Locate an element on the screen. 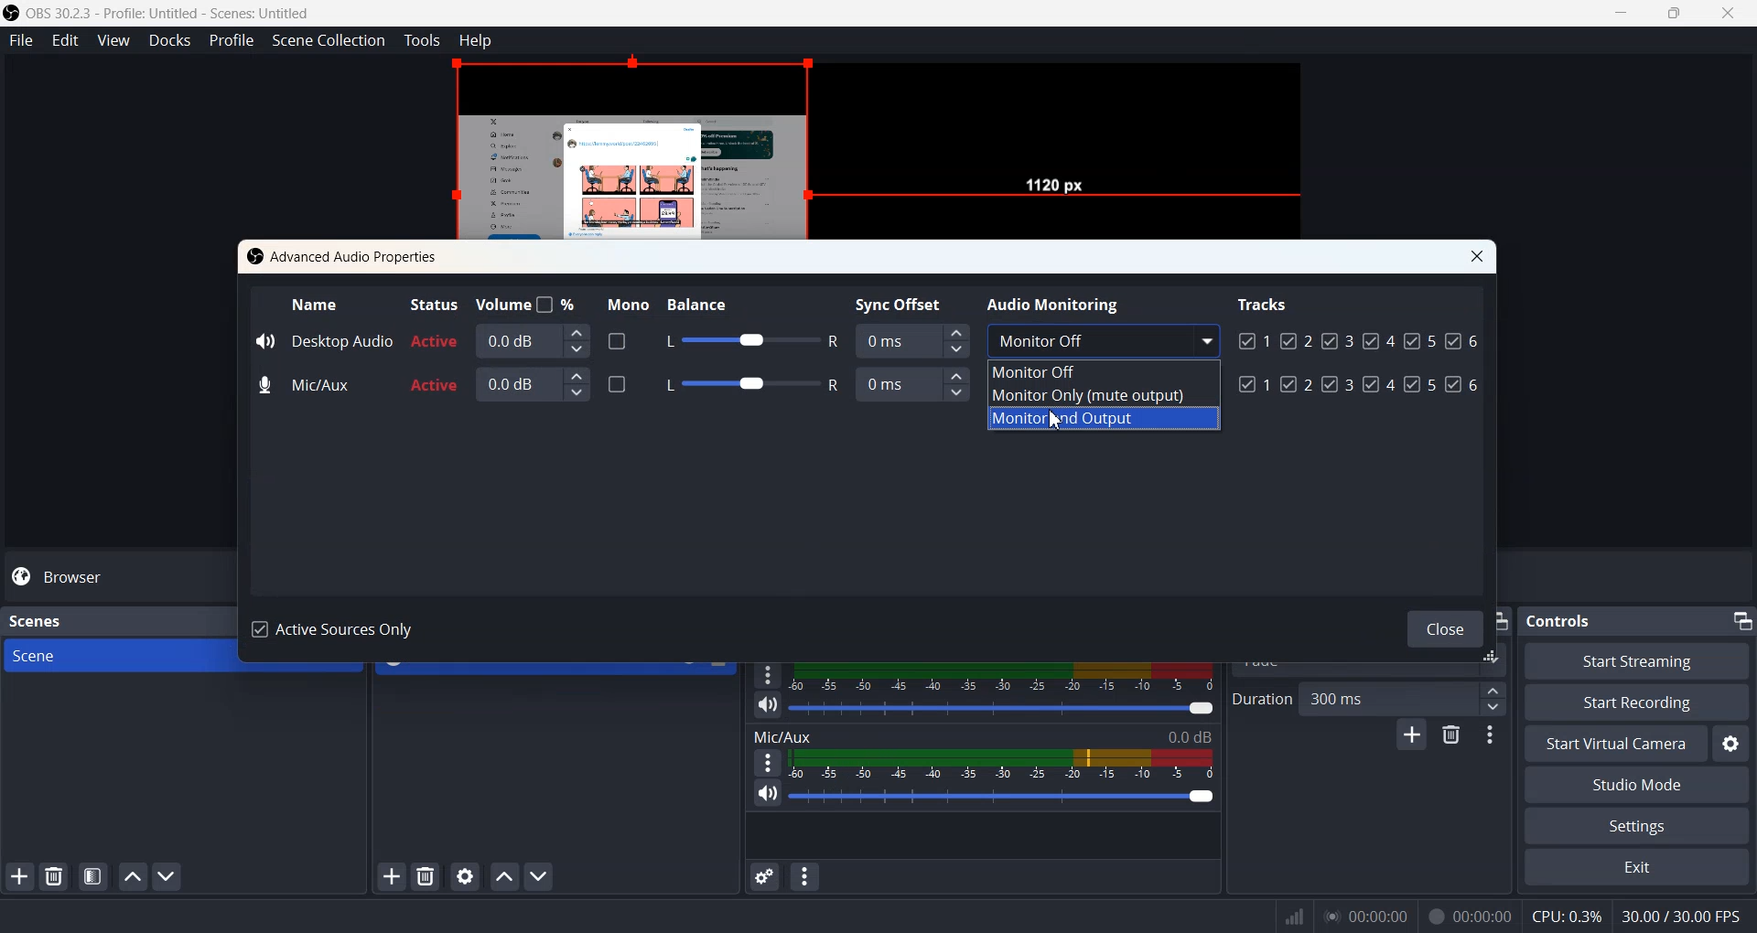 The width and height of the screenshot is (1757, 933). Monitor and Output is located at coordinates (1105, 420).